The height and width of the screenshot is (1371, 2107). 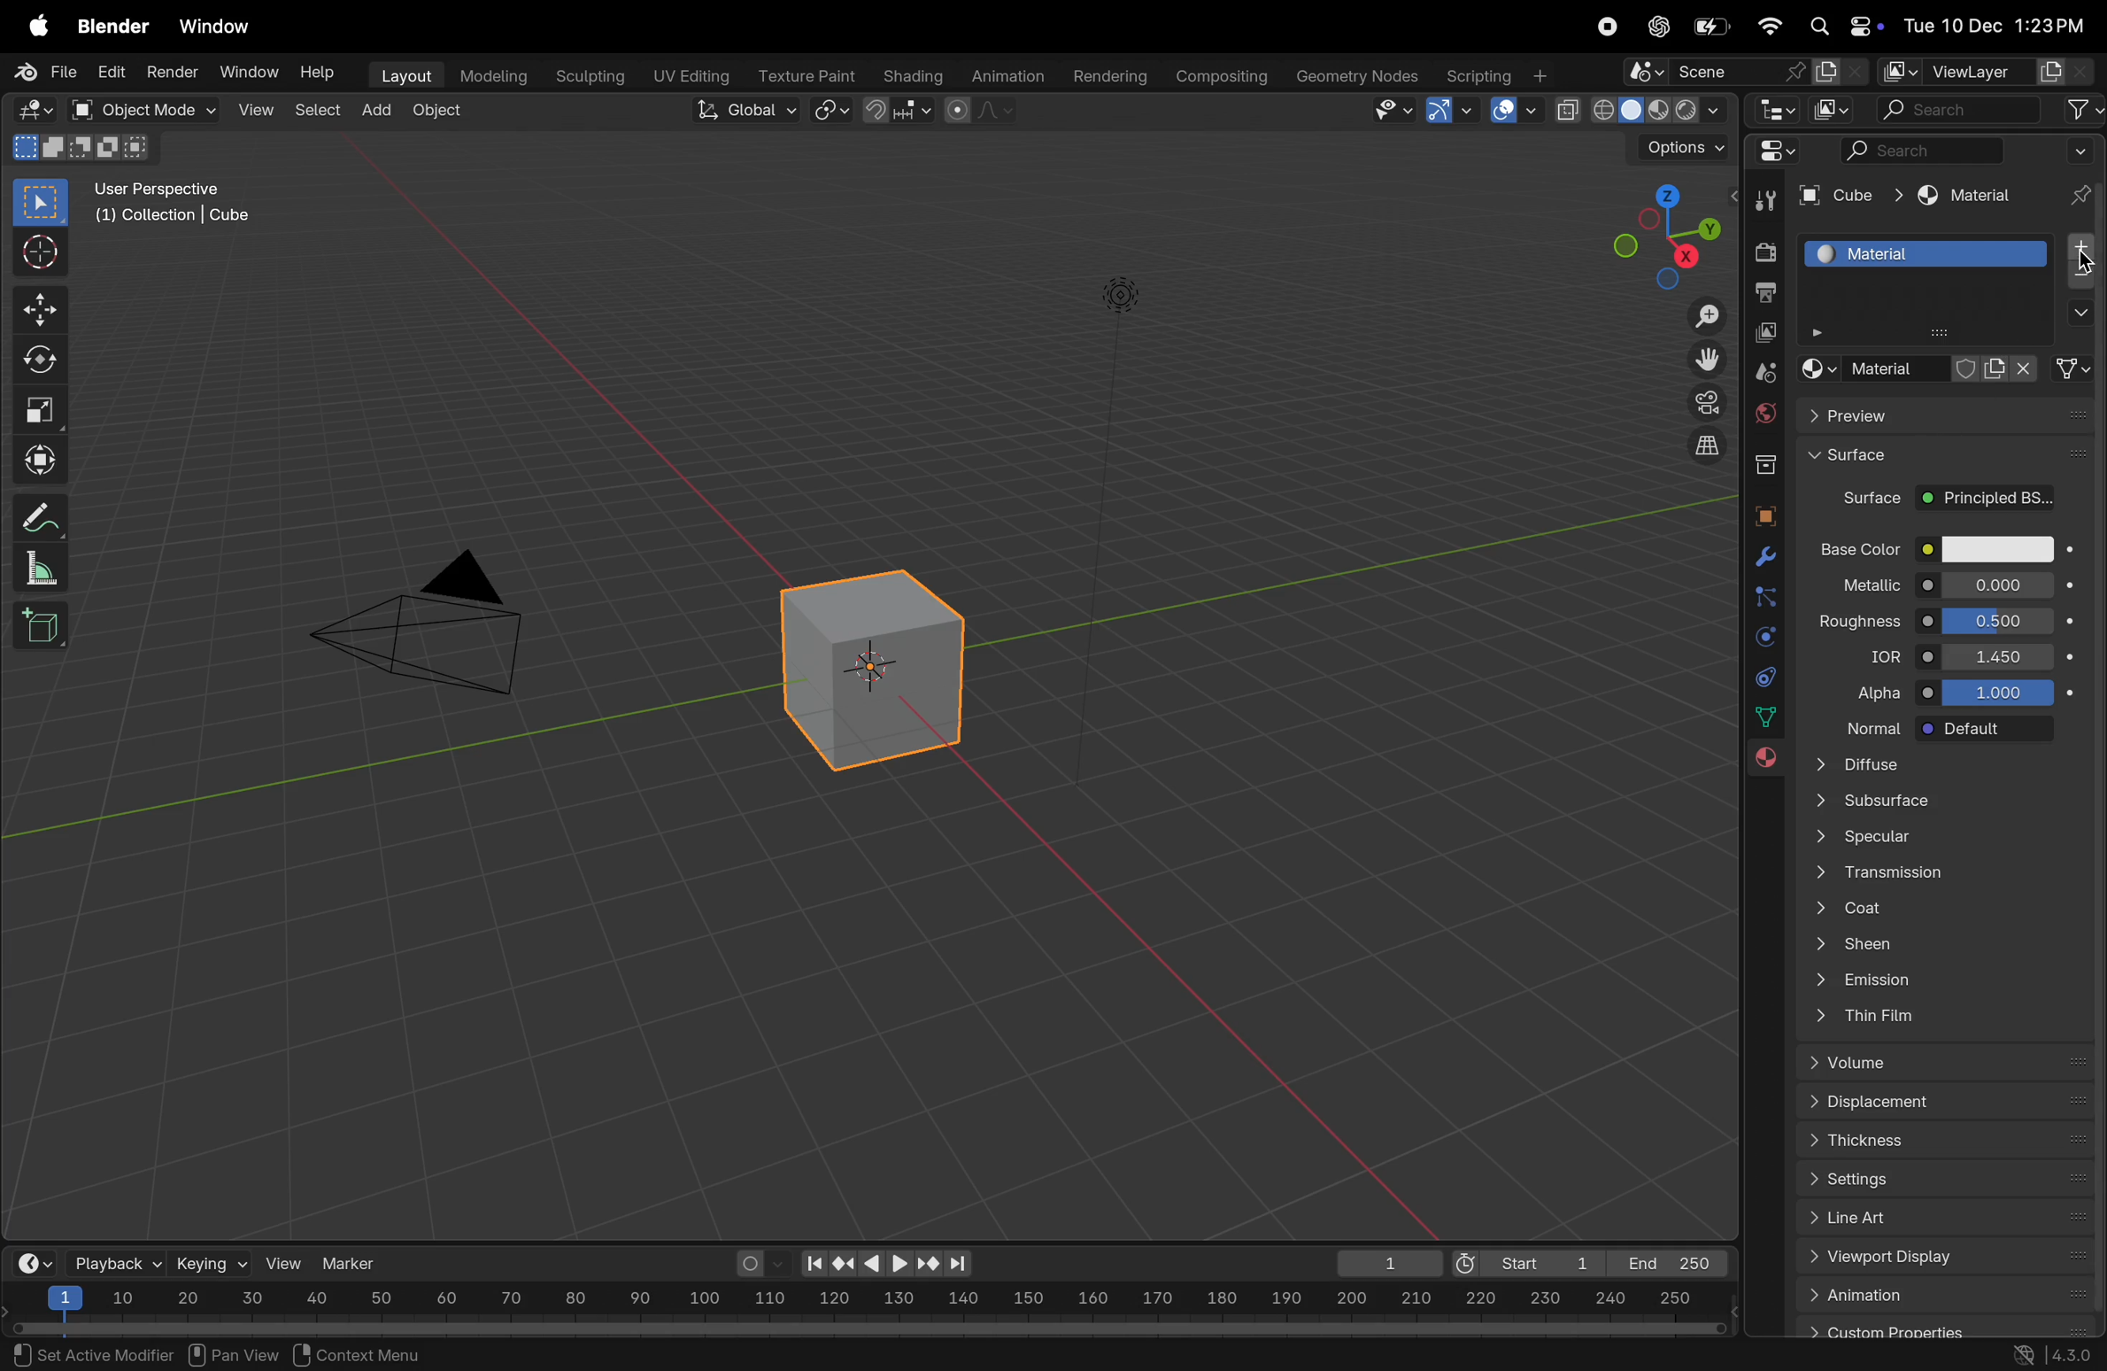 I want to click on material, so click(x=1923, y=252).